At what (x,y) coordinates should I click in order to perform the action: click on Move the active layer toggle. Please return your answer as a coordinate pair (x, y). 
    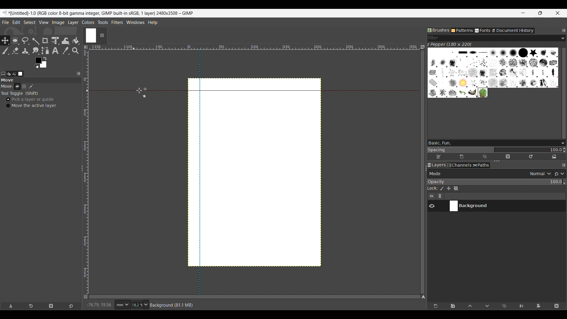
    Looking at the image, I should click on (31, 106).